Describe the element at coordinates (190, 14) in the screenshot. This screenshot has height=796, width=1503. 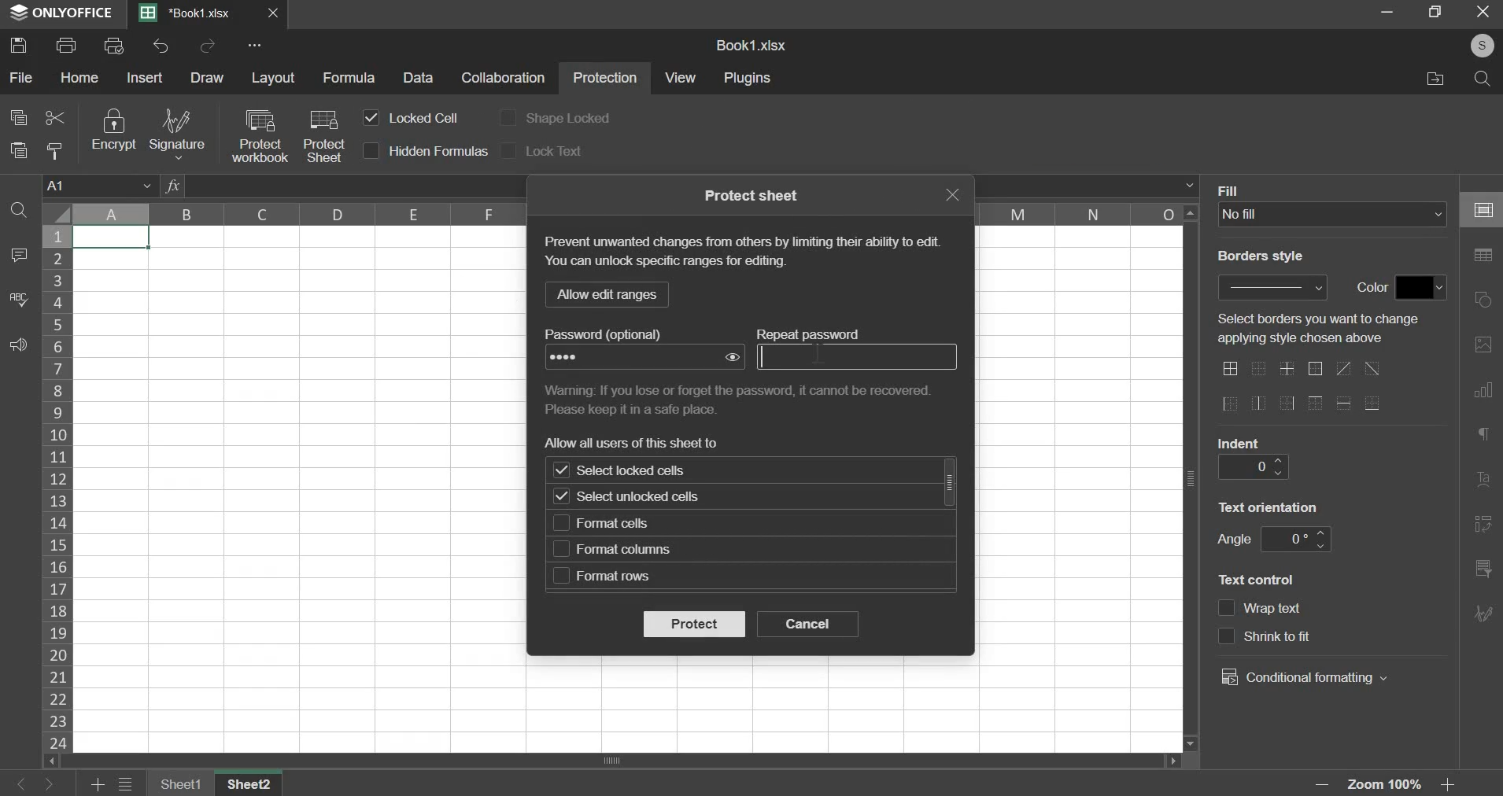
I see `Book1.xlsx` at that location.